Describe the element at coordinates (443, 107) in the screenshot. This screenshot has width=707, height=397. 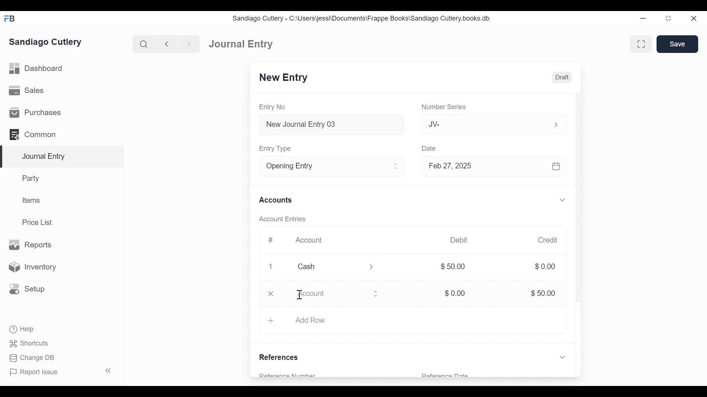
I see `Number Series` at that location.